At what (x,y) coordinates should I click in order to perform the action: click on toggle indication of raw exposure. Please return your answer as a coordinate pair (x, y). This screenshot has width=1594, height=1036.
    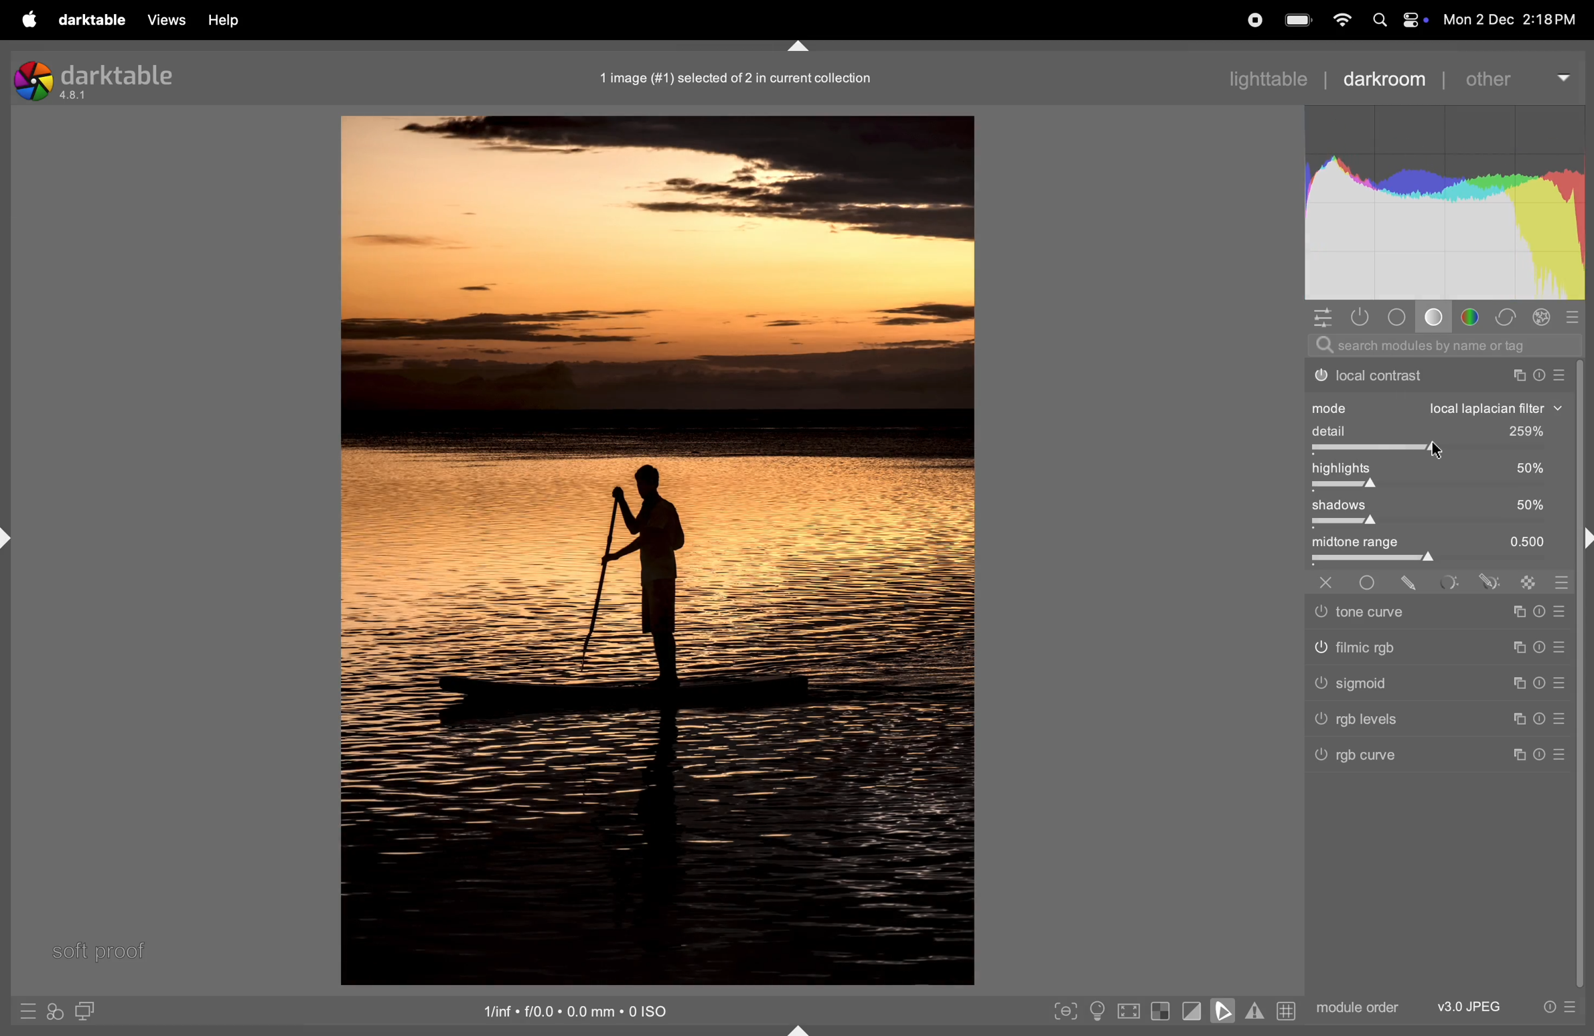
    Looking at the image, I should click on (1162, 1011).